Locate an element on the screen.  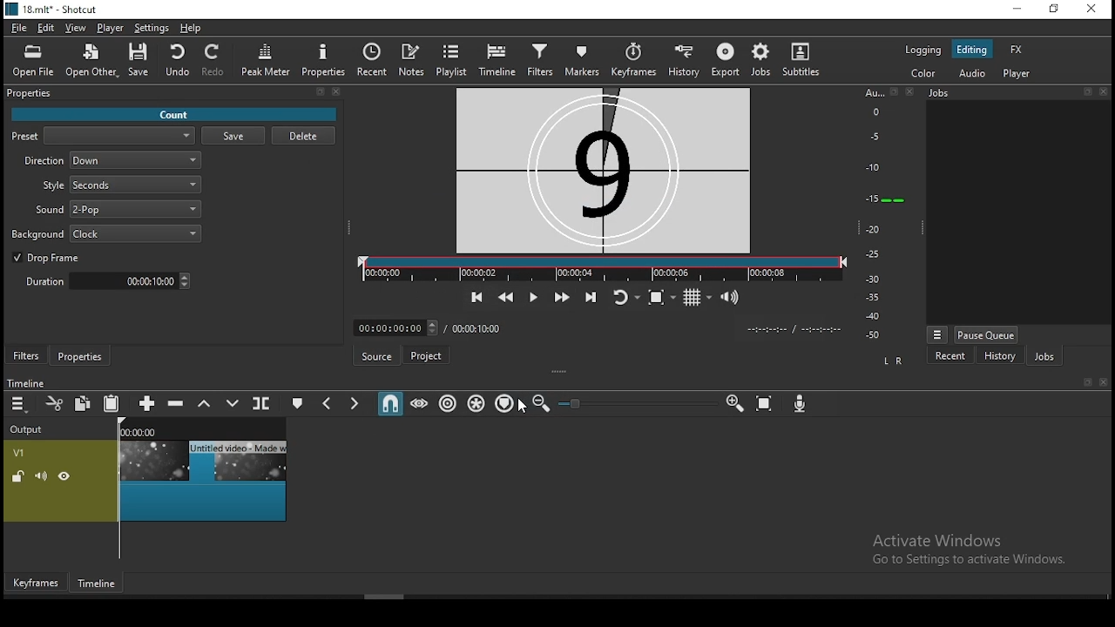
export is located at coordinates (725, 58).